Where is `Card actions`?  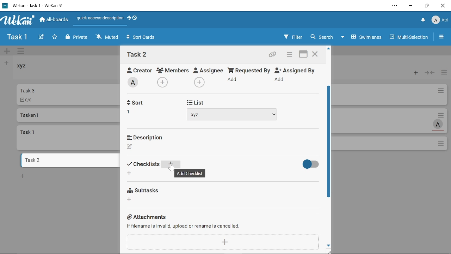 Card actions is located at coordinates (288, 55).